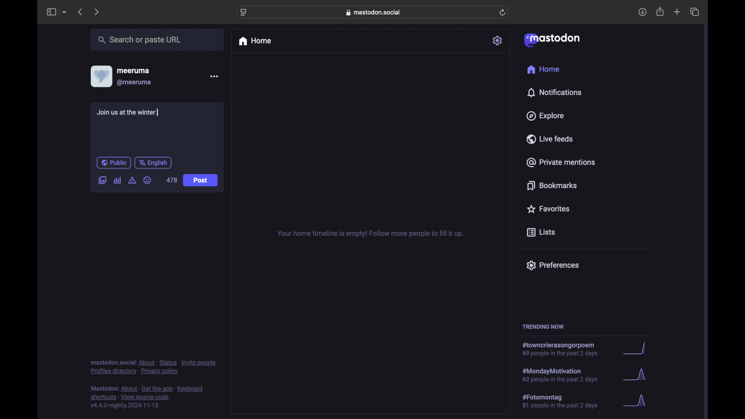 The height and width of the screenshot is (419, 745). Describe the element at coordinates (148, 397) in the screenshot. I see `footnote` at that location.